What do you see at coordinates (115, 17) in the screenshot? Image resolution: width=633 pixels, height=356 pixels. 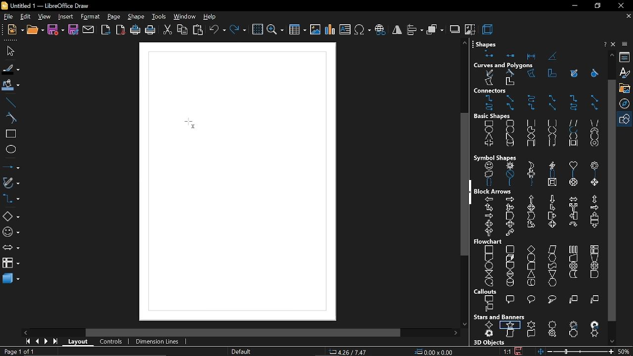 I see `page` at bounding box center [115, 17].